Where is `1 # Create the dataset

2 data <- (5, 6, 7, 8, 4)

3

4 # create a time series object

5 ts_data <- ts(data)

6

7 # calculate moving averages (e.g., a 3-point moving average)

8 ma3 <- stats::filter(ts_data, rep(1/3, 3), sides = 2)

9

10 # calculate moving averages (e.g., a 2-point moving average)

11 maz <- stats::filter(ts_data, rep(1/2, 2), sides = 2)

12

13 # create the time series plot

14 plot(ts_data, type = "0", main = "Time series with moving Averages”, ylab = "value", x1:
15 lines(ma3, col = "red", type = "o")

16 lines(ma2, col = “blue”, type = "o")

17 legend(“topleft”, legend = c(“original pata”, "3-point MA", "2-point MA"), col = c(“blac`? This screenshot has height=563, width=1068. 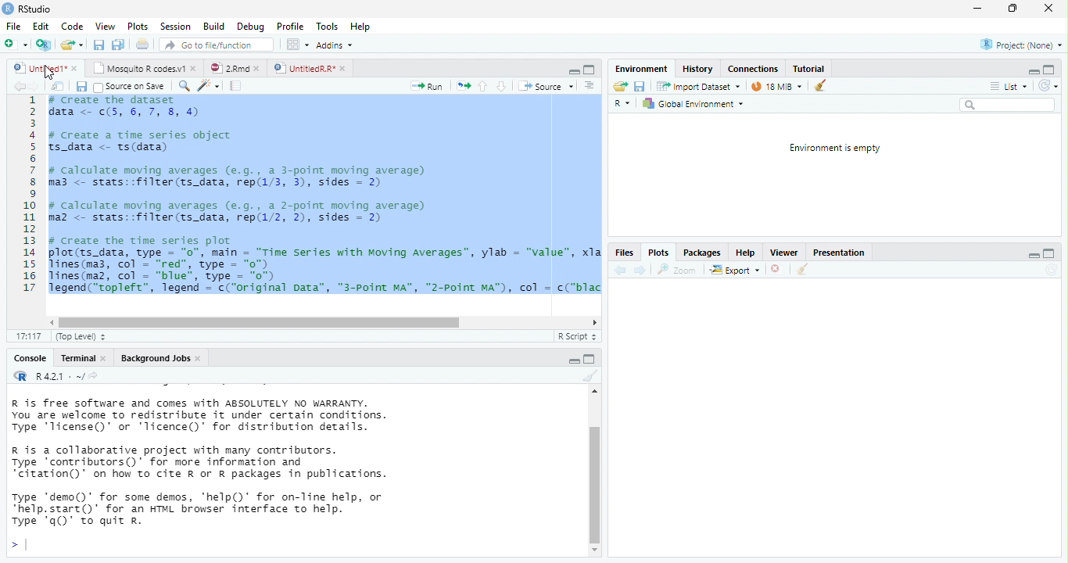 1 # Create the dataset

2 data <- (5, 6, 7, 8, 4)

3

4 # create a time series object

5 ts_data <- ts(data)

6

7 # calculate moving averages (e.g., a 3-point moving average)

8 ma3 <- stats::filter(ts_data, rep(1/3, 3), sides = 2)

9

10 # calculate moving averages (e.g., a 2-point moving average)

11 maz <- stats::filter(ts_data, rep(1/2, 2), sides = 2)

12

13 # create the time series plot

14 plot(ts_data, type = "0", main = "Time series with moving Averages”, ylab = "value", x1:
15 lines(ma3, col = "red", type = "o")

16 lines(ma2, col = “blue”, type = "o")

17 legend(“topleft”, legend = c(“original pata”, "3-point MA", "2-point MA"), col = c(“blac is located at coordinates (310, 199).